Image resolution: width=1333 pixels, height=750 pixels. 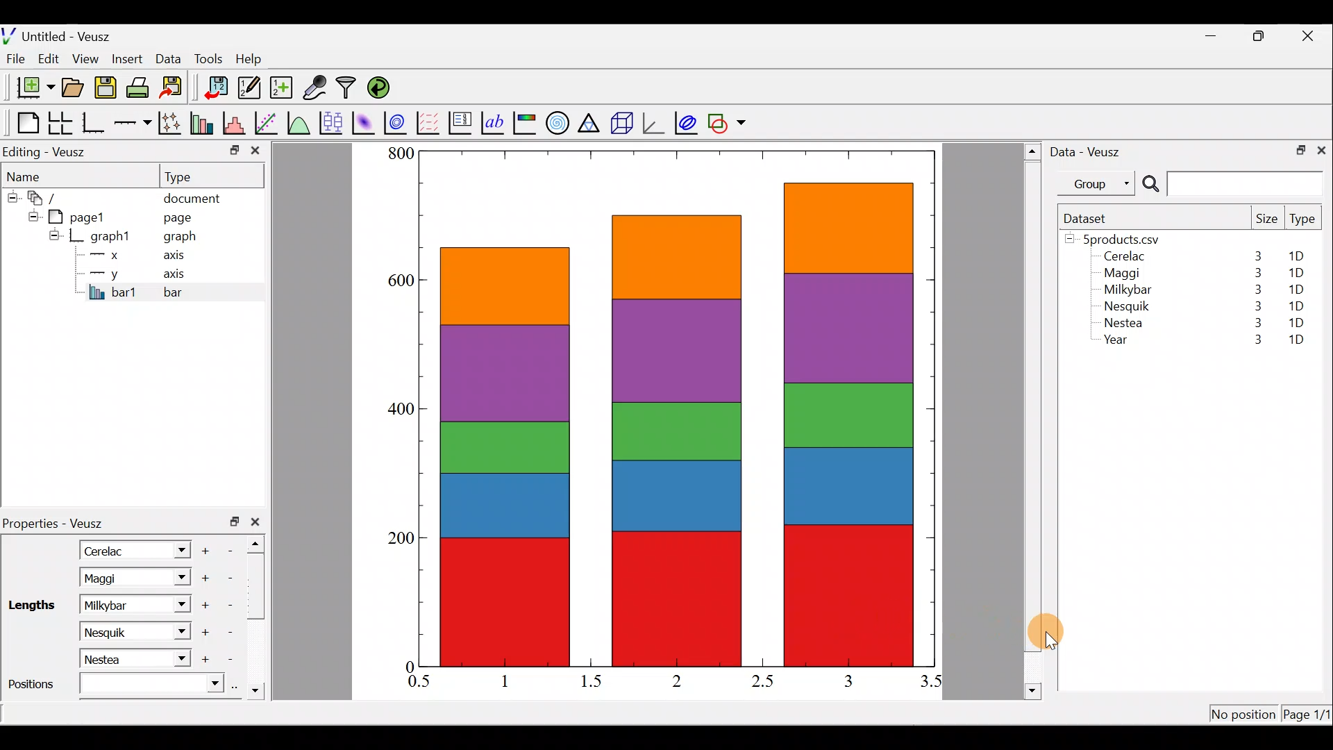 I want to click on Editing - Veusz, so click(x=47, y=151).